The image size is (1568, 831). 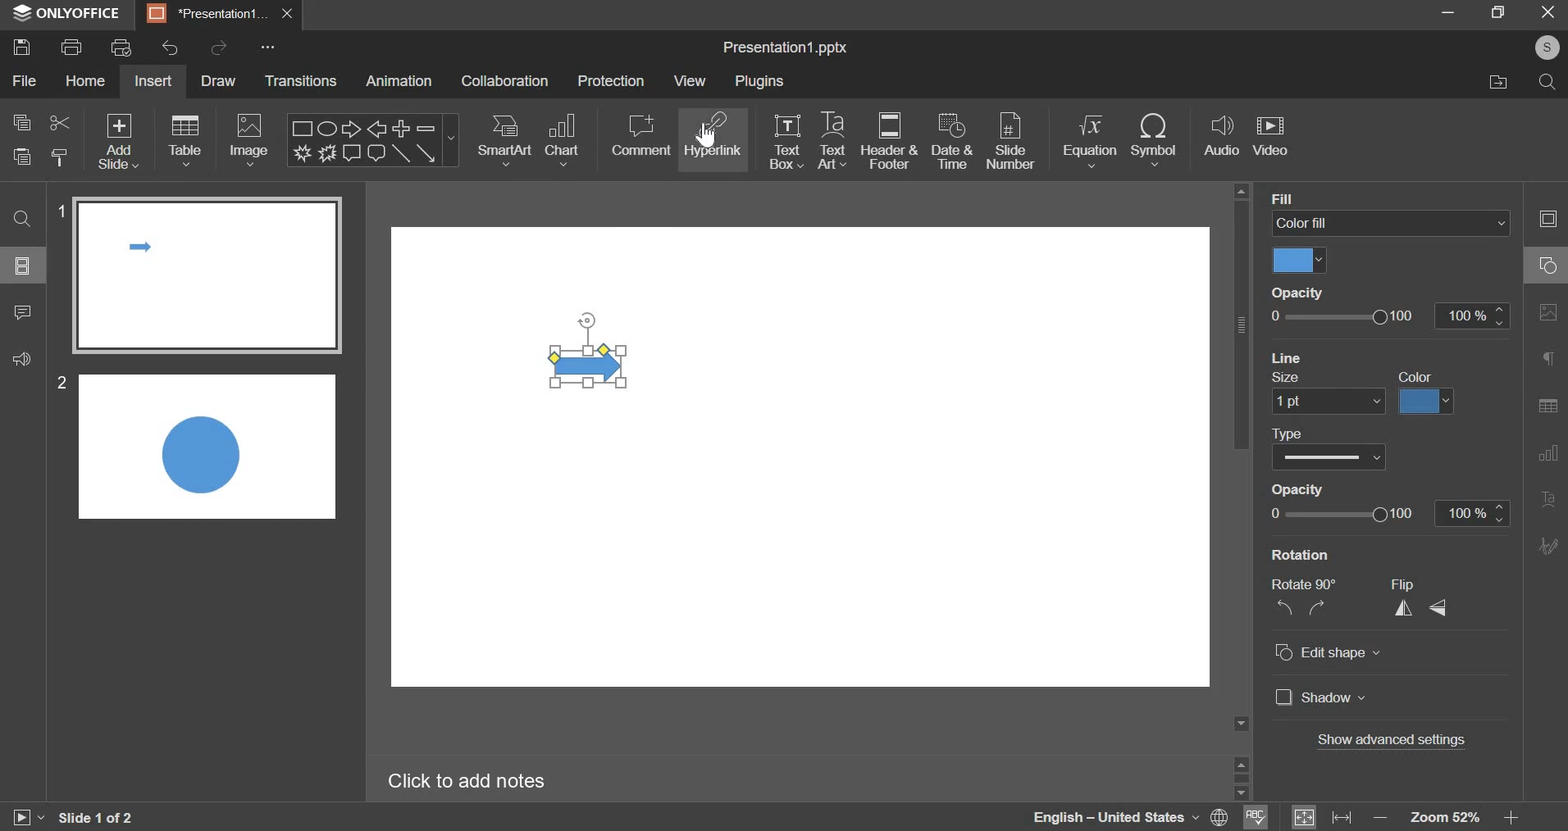 I want to click on slide, so click(x=23, y=265).